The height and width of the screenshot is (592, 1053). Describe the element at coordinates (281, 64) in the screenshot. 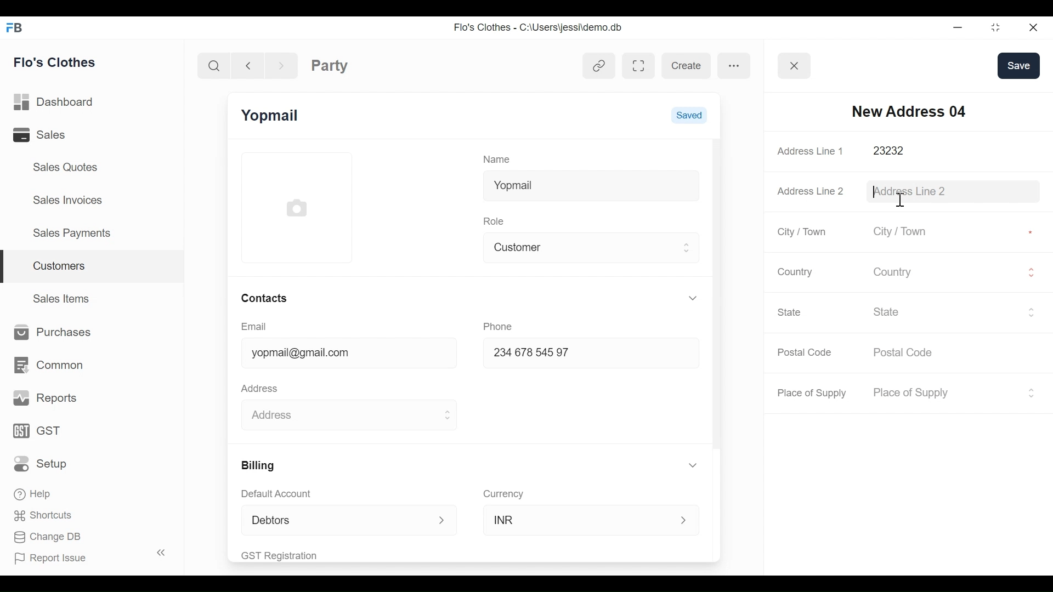

I see `Navigate Forward` at that location.